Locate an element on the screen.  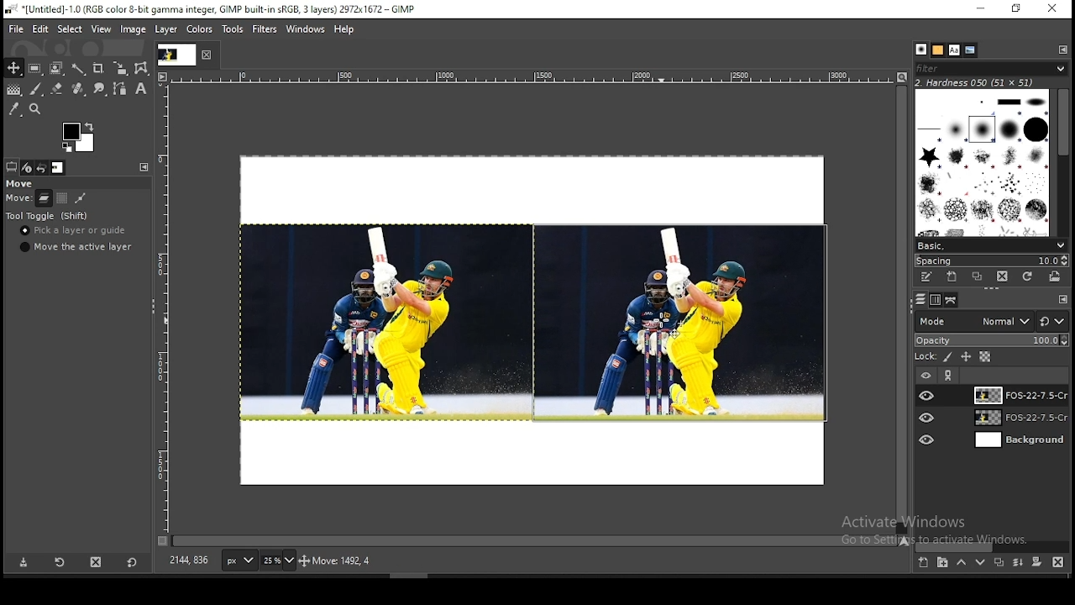
image is located at coordinates (134, 29).